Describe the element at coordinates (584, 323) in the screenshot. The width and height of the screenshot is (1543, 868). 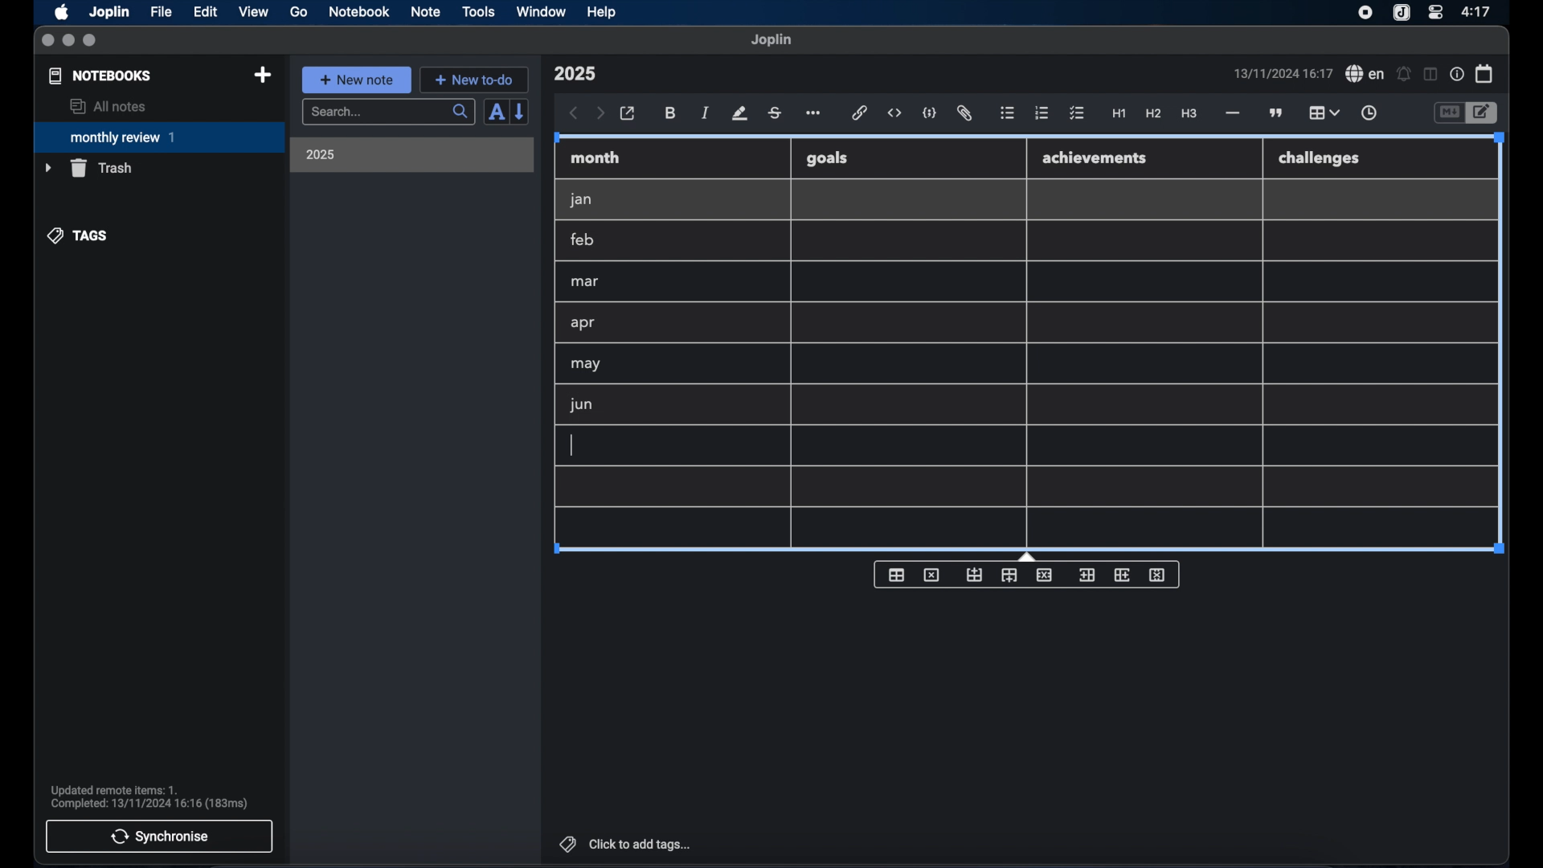
I see `apr` at that location.